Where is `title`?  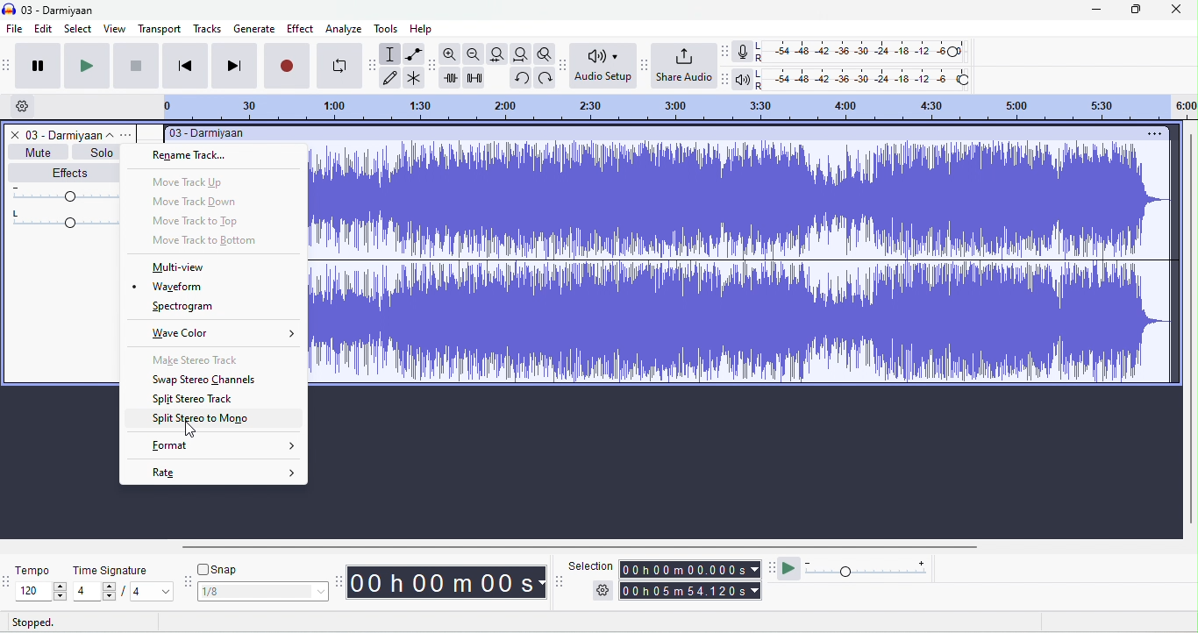
title is located at coordinates (207, 132).